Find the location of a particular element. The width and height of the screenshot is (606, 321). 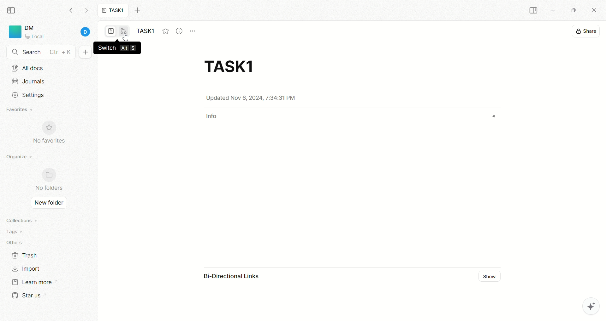

edgeless mode is located at coordinates (124, 31).